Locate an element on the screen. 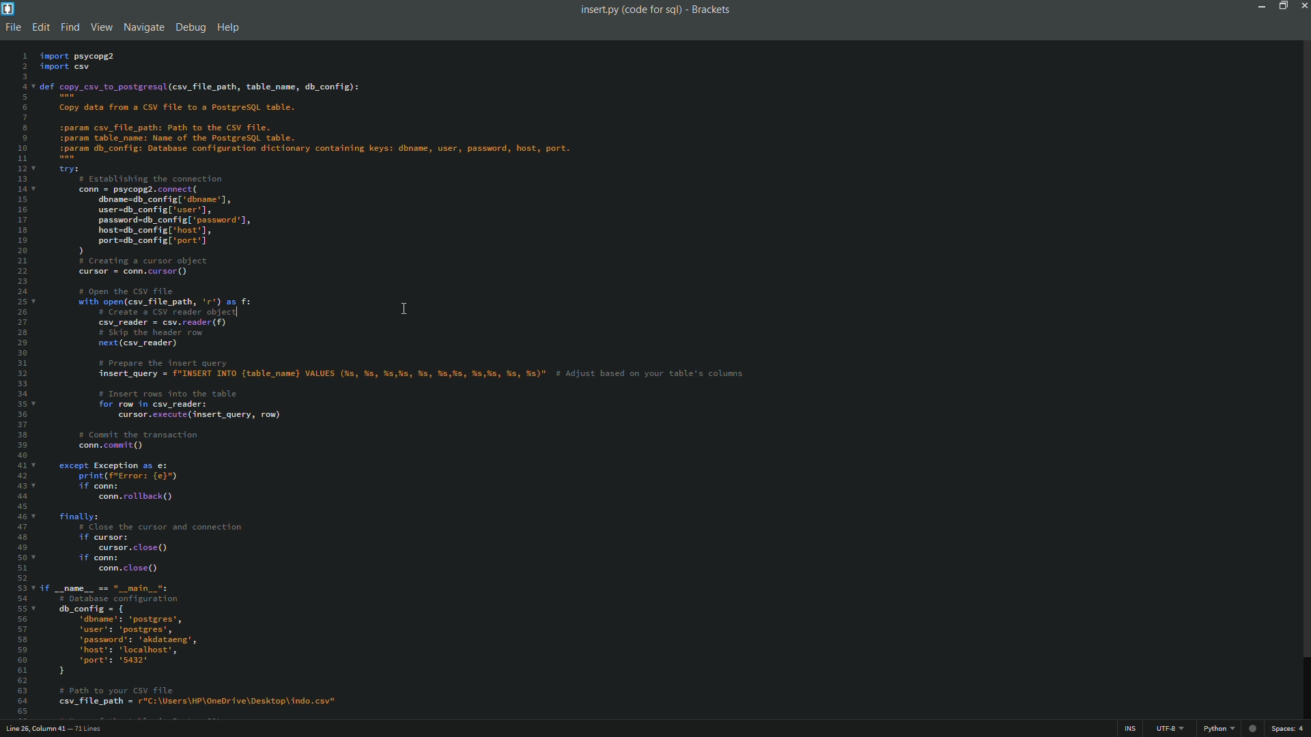  minimize is located at coordinates (1261, 5).